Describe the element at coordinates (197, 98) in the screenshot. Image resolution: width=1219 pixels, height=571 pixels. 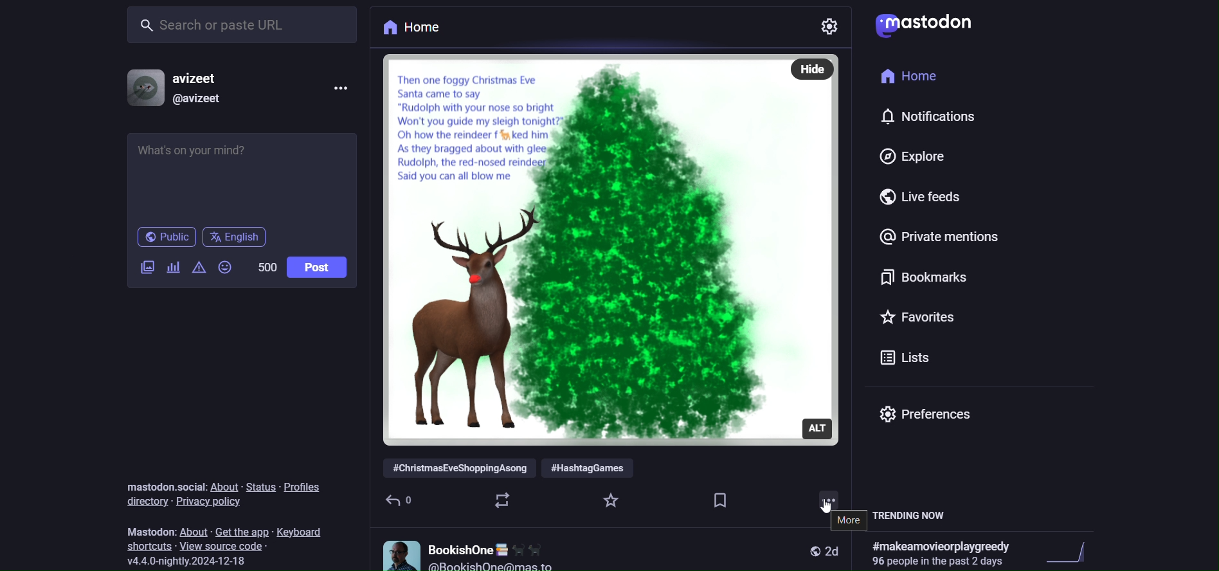
I see `@avizeet` at that location.